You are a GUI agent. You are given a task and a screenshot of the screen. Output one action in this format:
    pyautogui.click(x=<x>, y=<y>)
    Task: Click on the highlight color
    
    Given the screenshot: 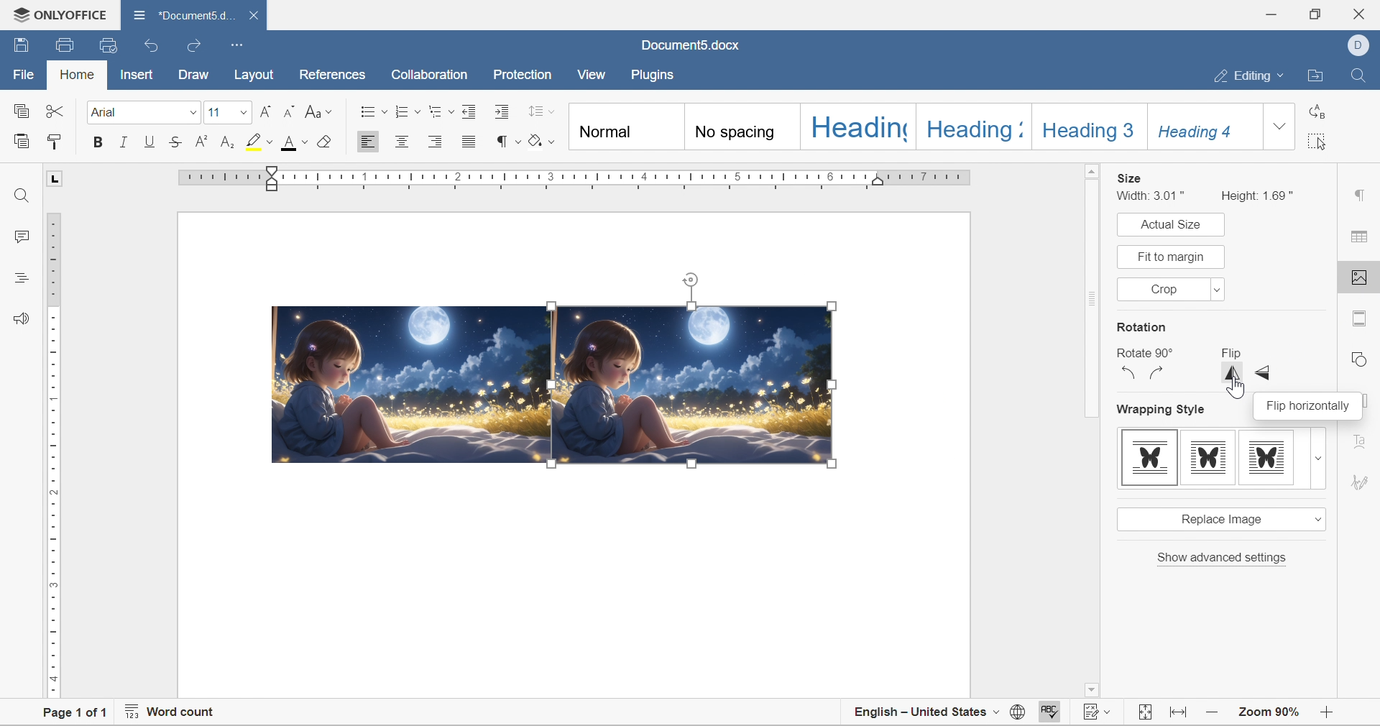 What is the action you would take?
    pyautogui.click(x=261, y=141)
    